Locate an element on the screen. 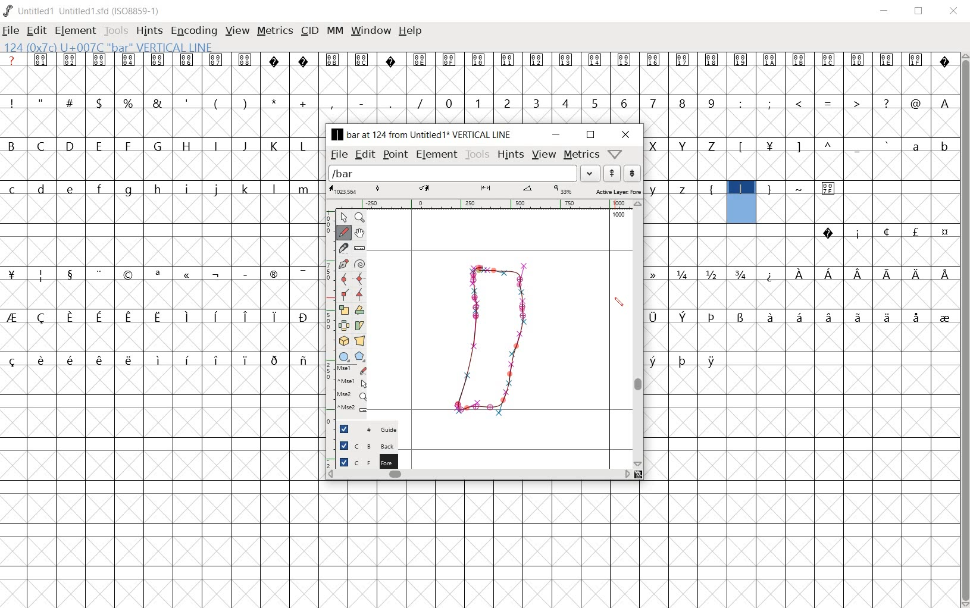 This screenshot has width=970, height=608. empty cells is located at coordinates (800, 336).